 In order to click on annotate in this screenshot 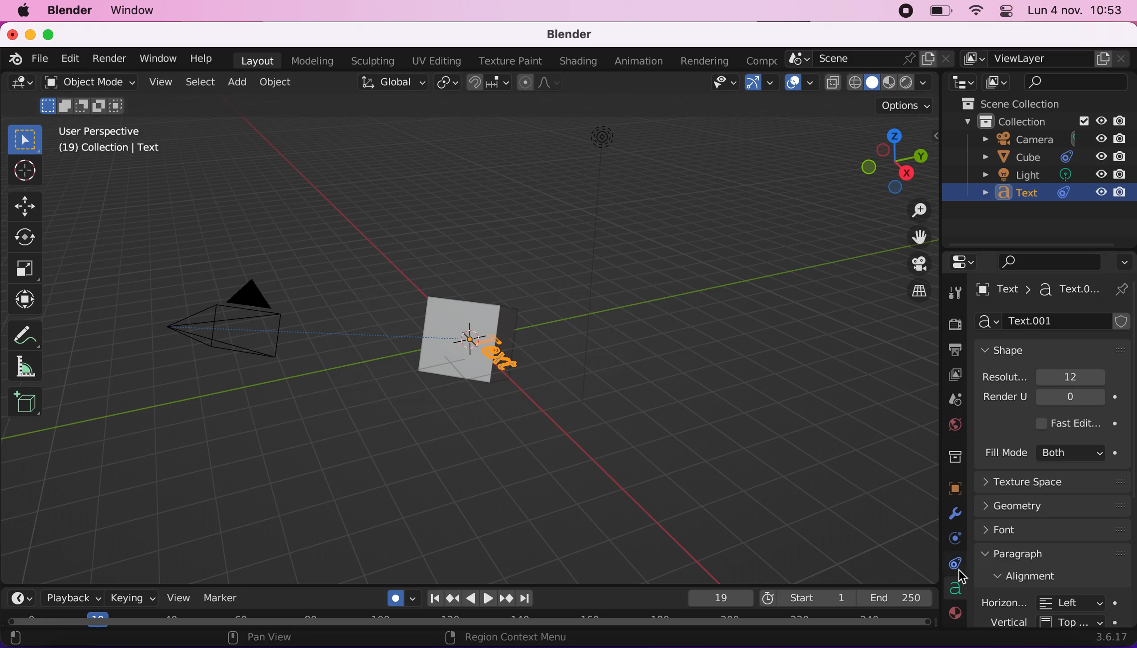, I will do `click(27, 334)`.